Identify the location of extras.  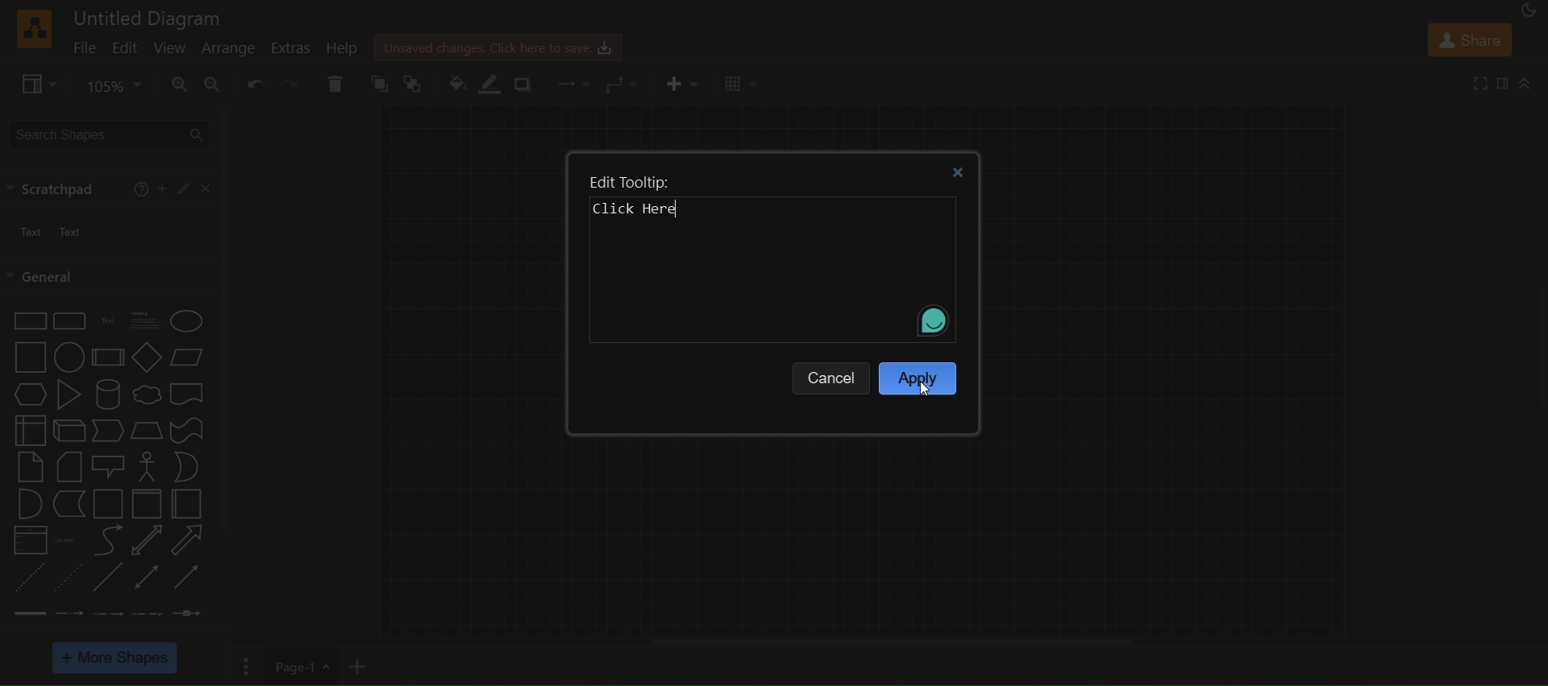
(291, 48).